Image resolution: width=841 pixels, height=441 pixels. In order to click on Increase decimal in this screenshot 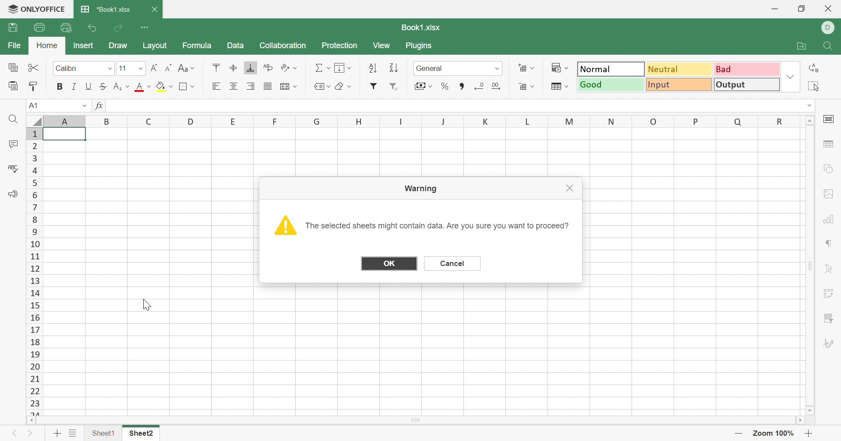, I will do `click(497, 87)`.